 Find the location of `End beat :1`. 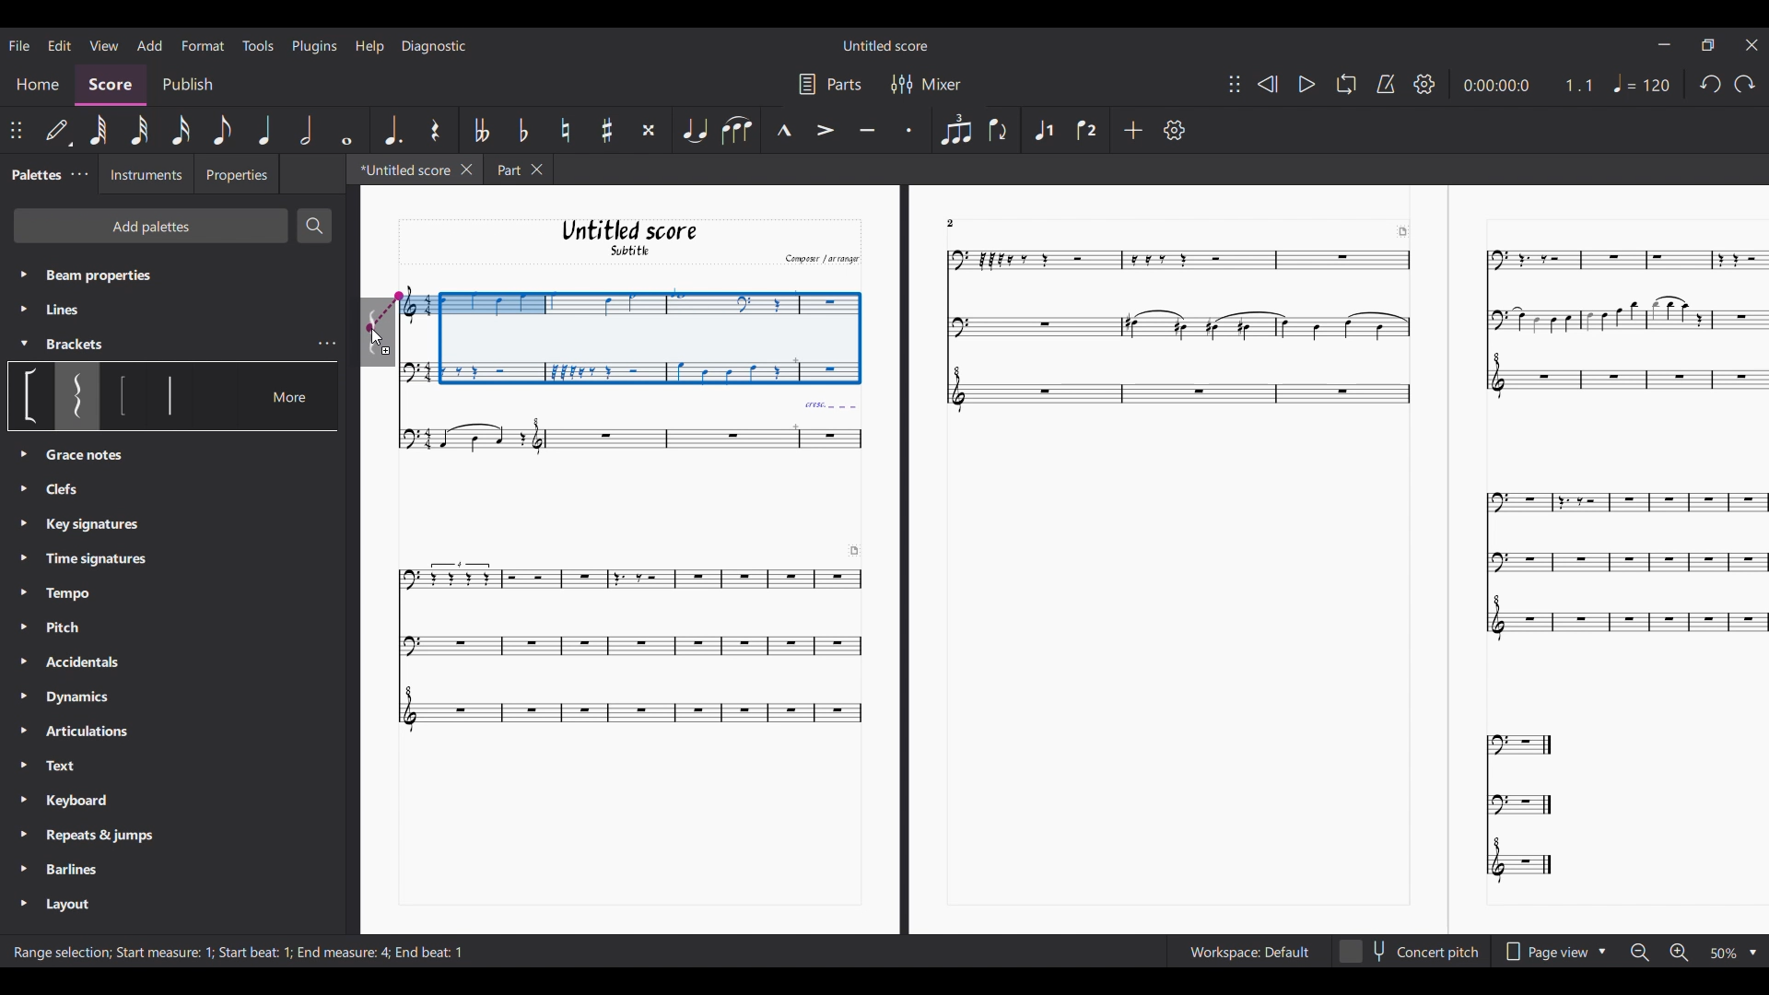

End beat :1 is located at coordinates (430, 952).